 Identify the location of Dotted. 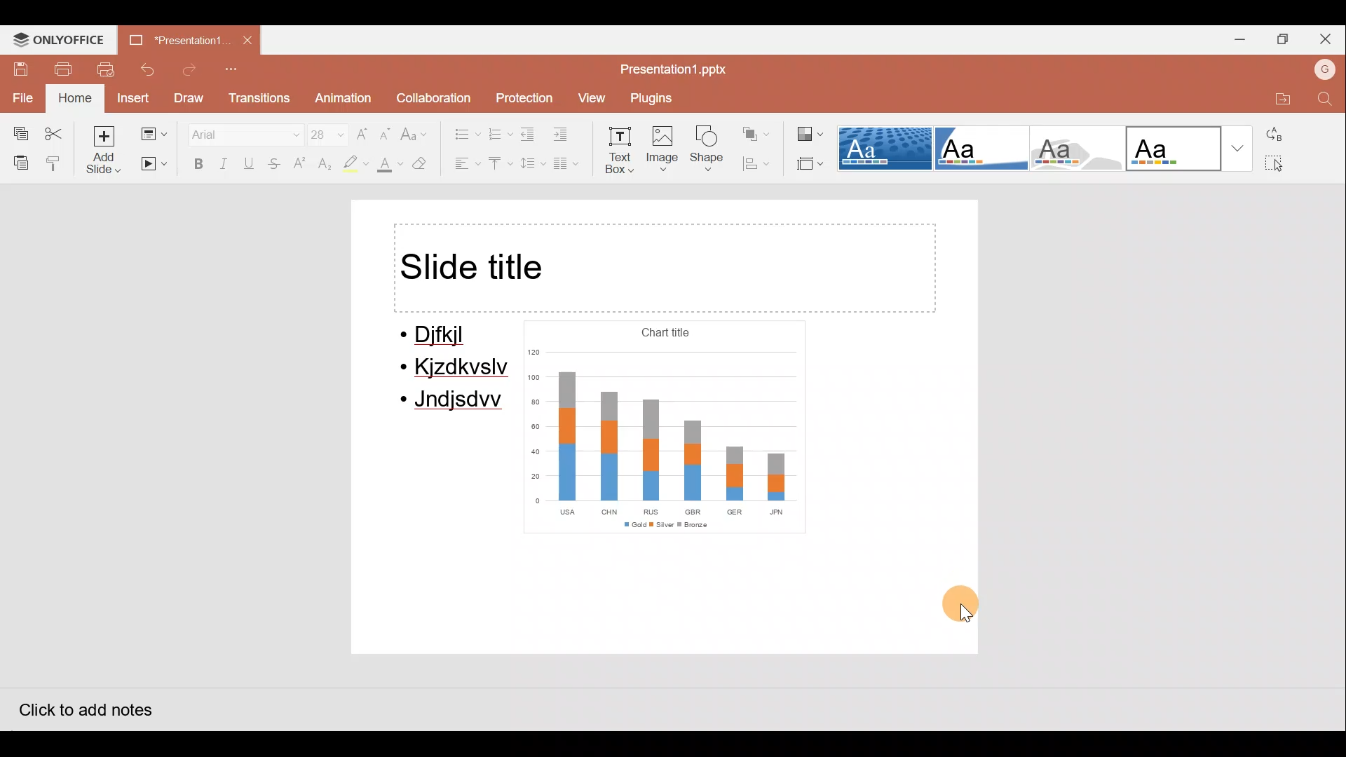
(886, 149).